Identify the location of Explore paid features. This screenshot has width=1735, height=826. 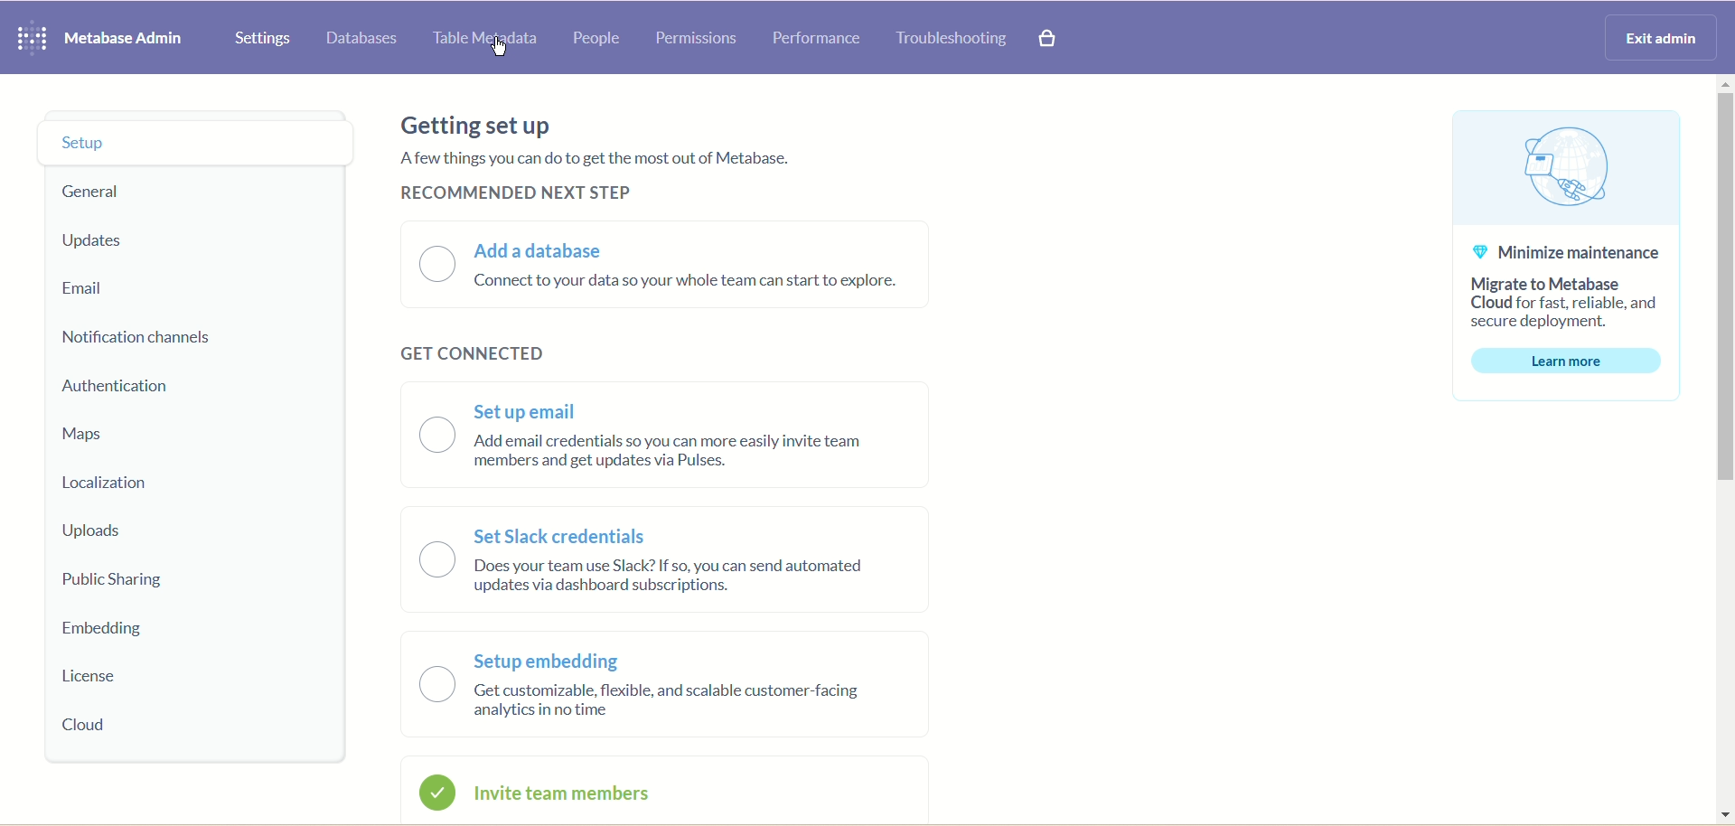
(1049, 40).